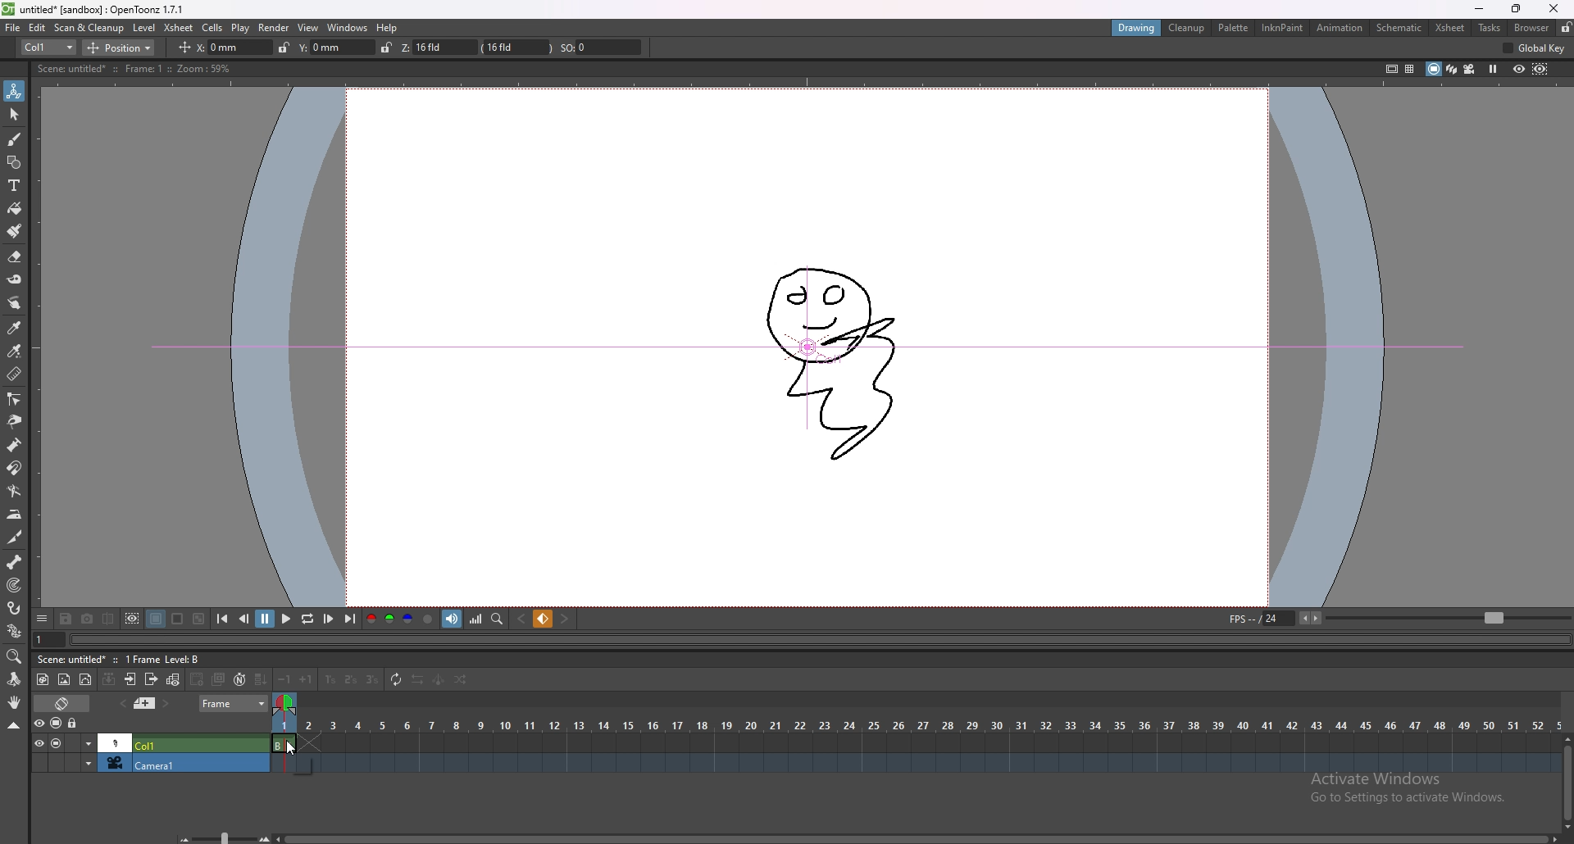 The height and width of the screenshot is (844, 1574). I want to click on cutter, so click(15, 538).